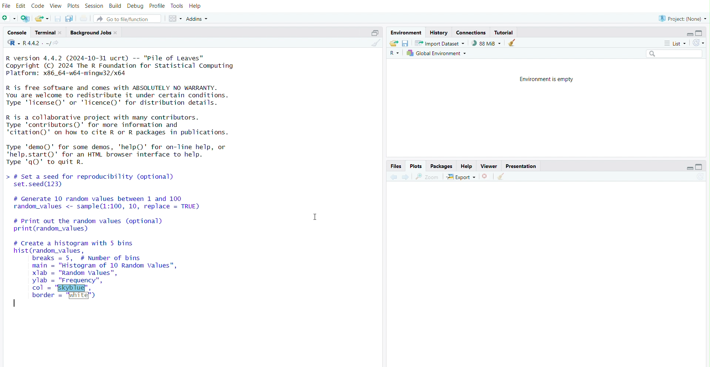 The image size is (710, 367). What do you see at coordinates (128, 17) in the screenshot?
I see `go to file/function` at bounding box center [128, 17].